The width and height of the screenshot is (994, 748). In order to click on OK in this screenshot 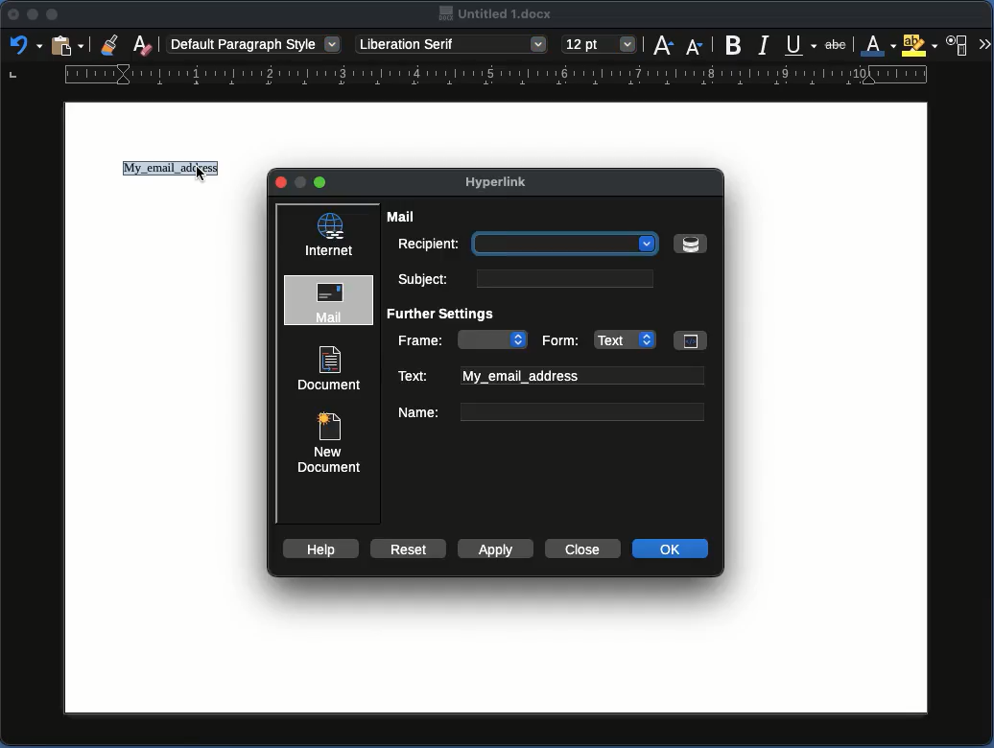, I will do `click(672, 549)`.